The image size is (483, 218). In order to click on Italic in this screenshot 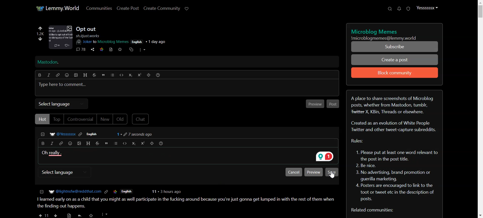, I will do `click(52, 144)`.